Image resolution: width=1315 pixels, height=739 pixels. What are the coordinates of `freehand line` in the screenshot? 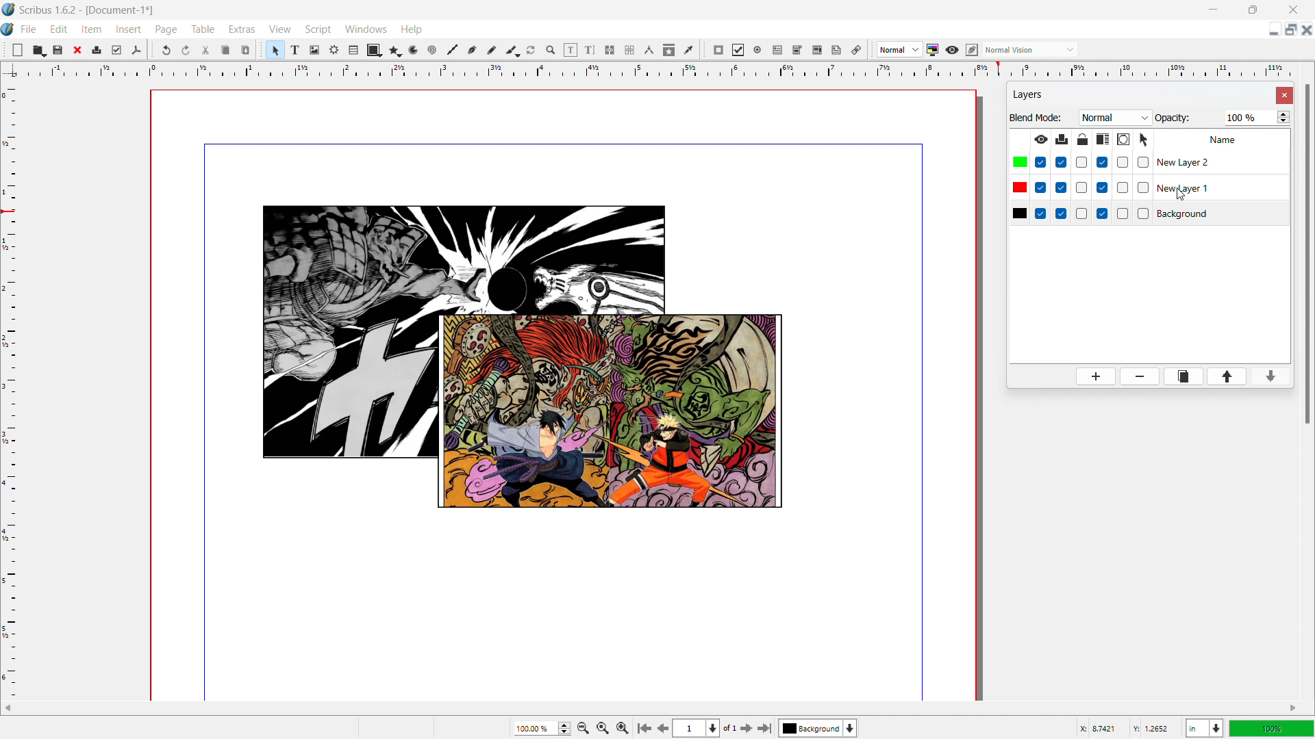 It's located at (492, 51).